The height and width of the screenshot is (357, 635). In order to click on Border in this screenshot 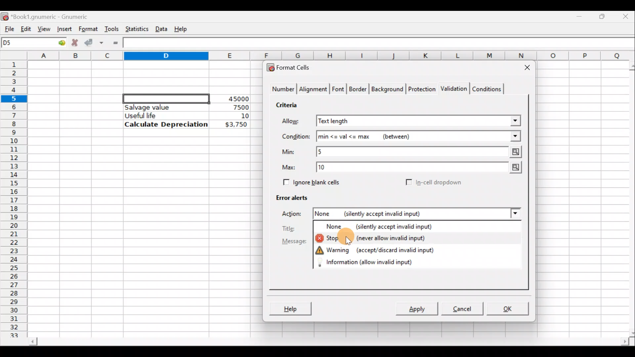, I will do `click(359, 91)`.